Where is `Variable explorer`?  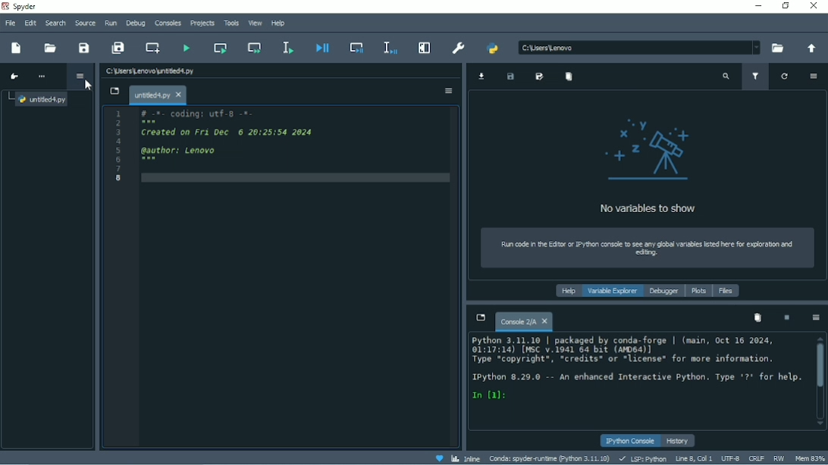
Variable explorer is located at coordinates (613, 292).